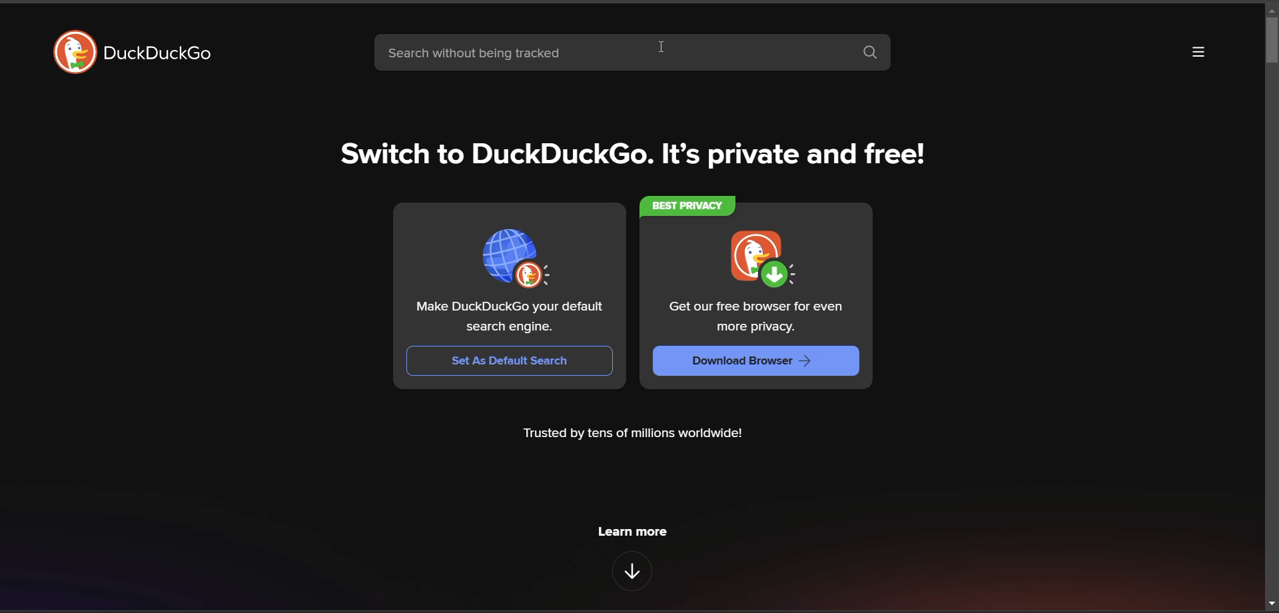  What do you see at coordinates (600, 55) in the screenshot?
I see `search bar` at bounding box center [600, 55].